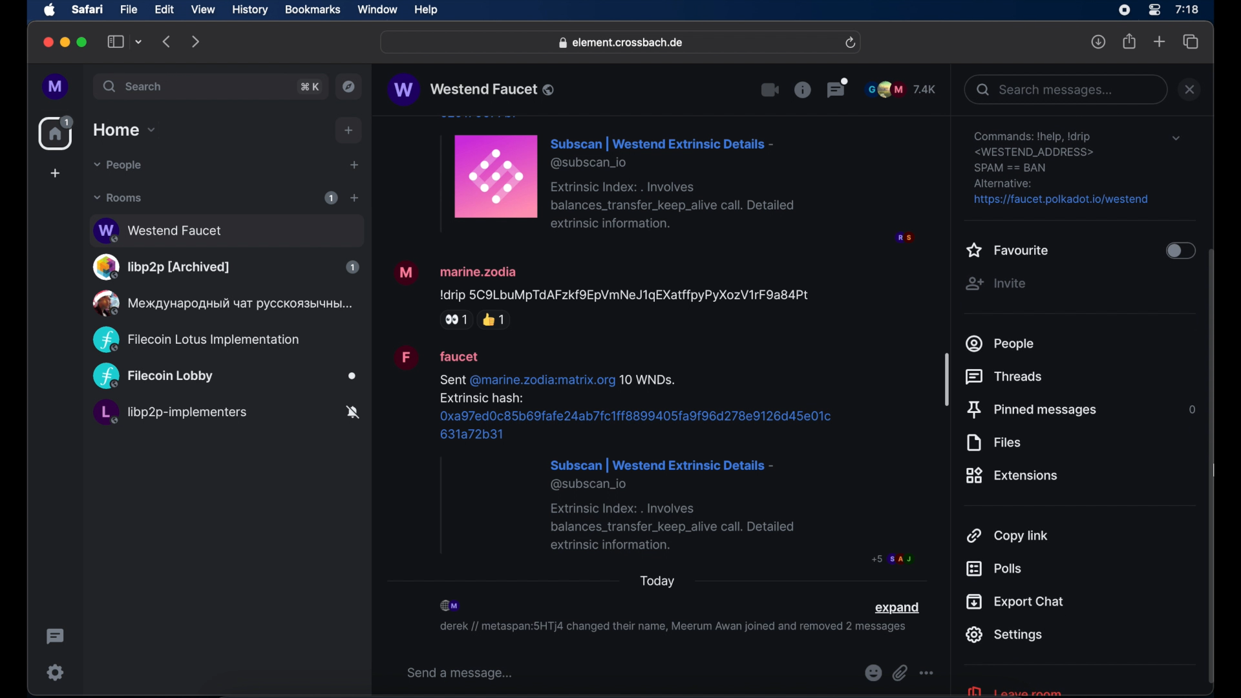 The image size is (1241, 698). What do you see at coordinates (1187, 9) in the screenshot?
I see `time` at bounding box center [1187, 9].